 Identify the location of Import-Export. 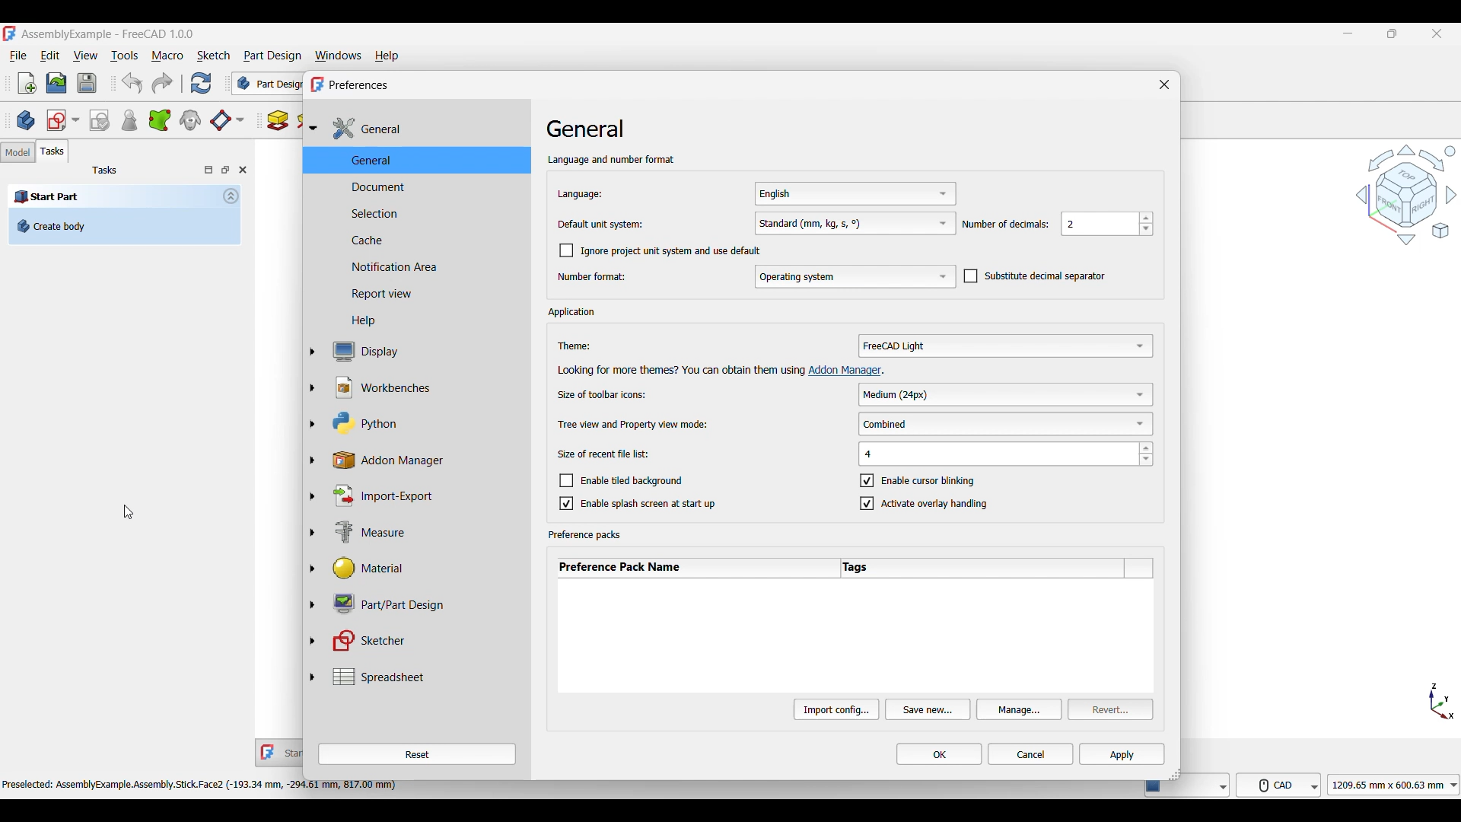
(424, 495).